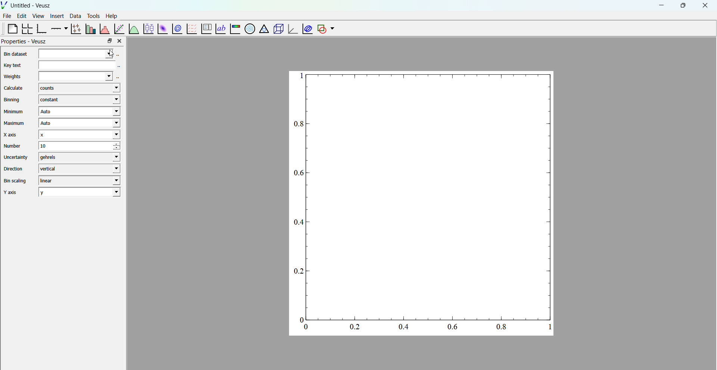 Image resolution: width=717 pixels, height=370 pixels. Describe the element at coordinates (503, 327) in the screenshot. I see `0.8` at that location.